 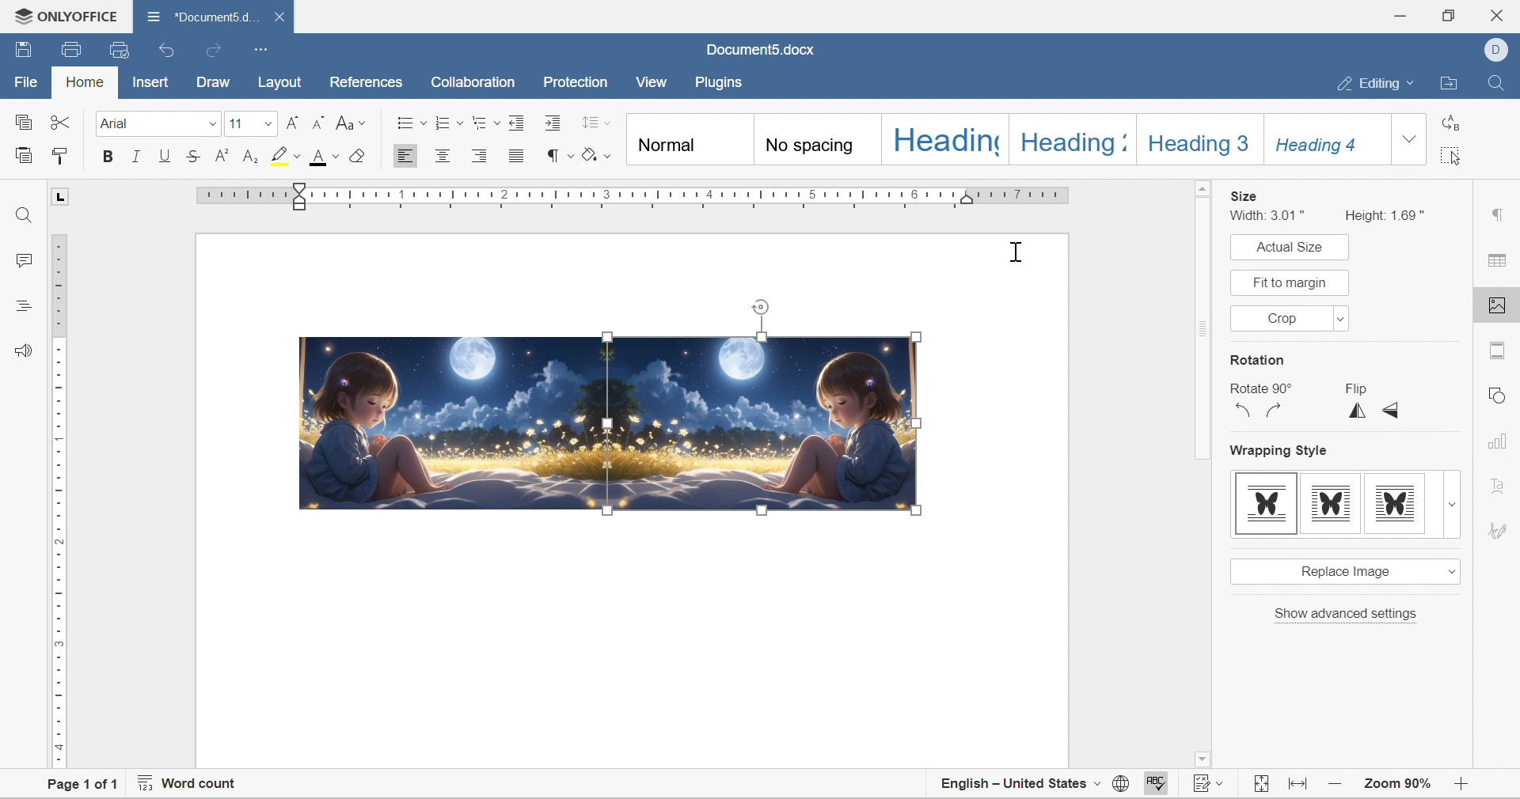 What do you see at coordinates (60, 155) in the screenshot?
I see `copy style` at bounding box center [60, 155].